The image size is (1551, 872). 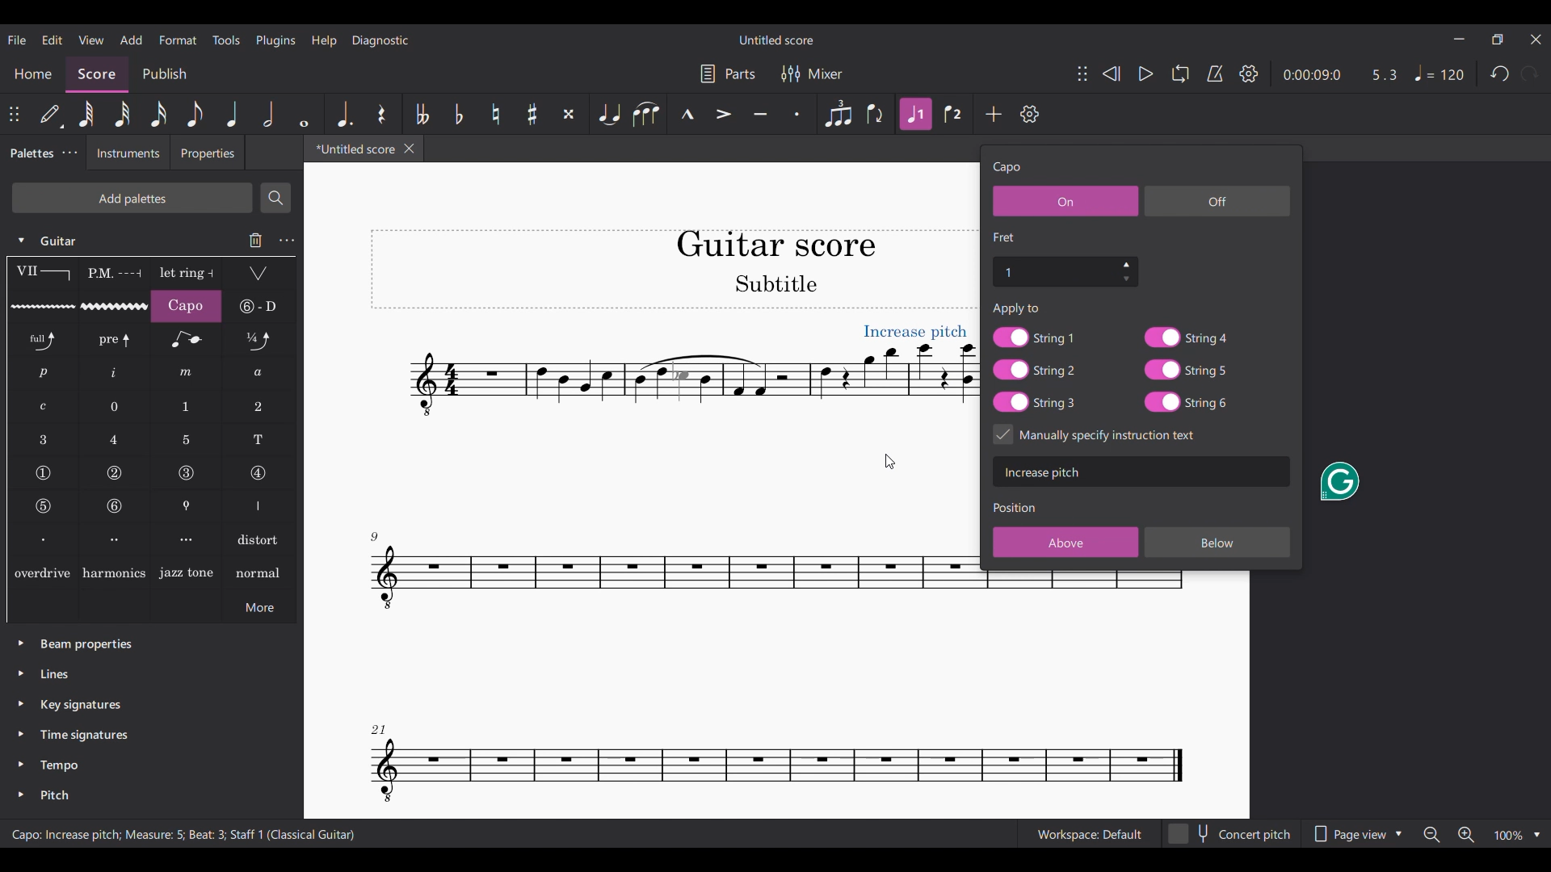 What do you see at coordinates (1433, 835) in the screenshot?
I see `Zoom out` at bounding box center [1433, 835].